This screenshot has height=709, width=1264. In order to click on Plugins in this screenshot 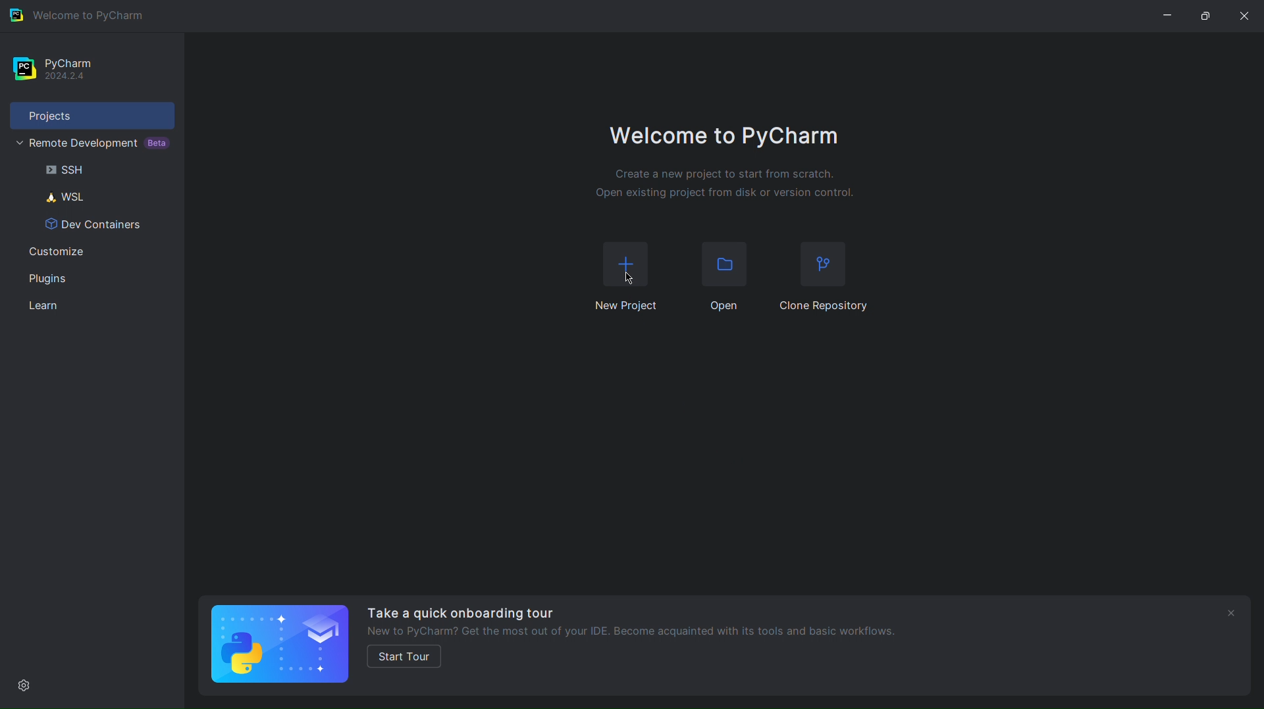, I will do `click(92, 280)`.